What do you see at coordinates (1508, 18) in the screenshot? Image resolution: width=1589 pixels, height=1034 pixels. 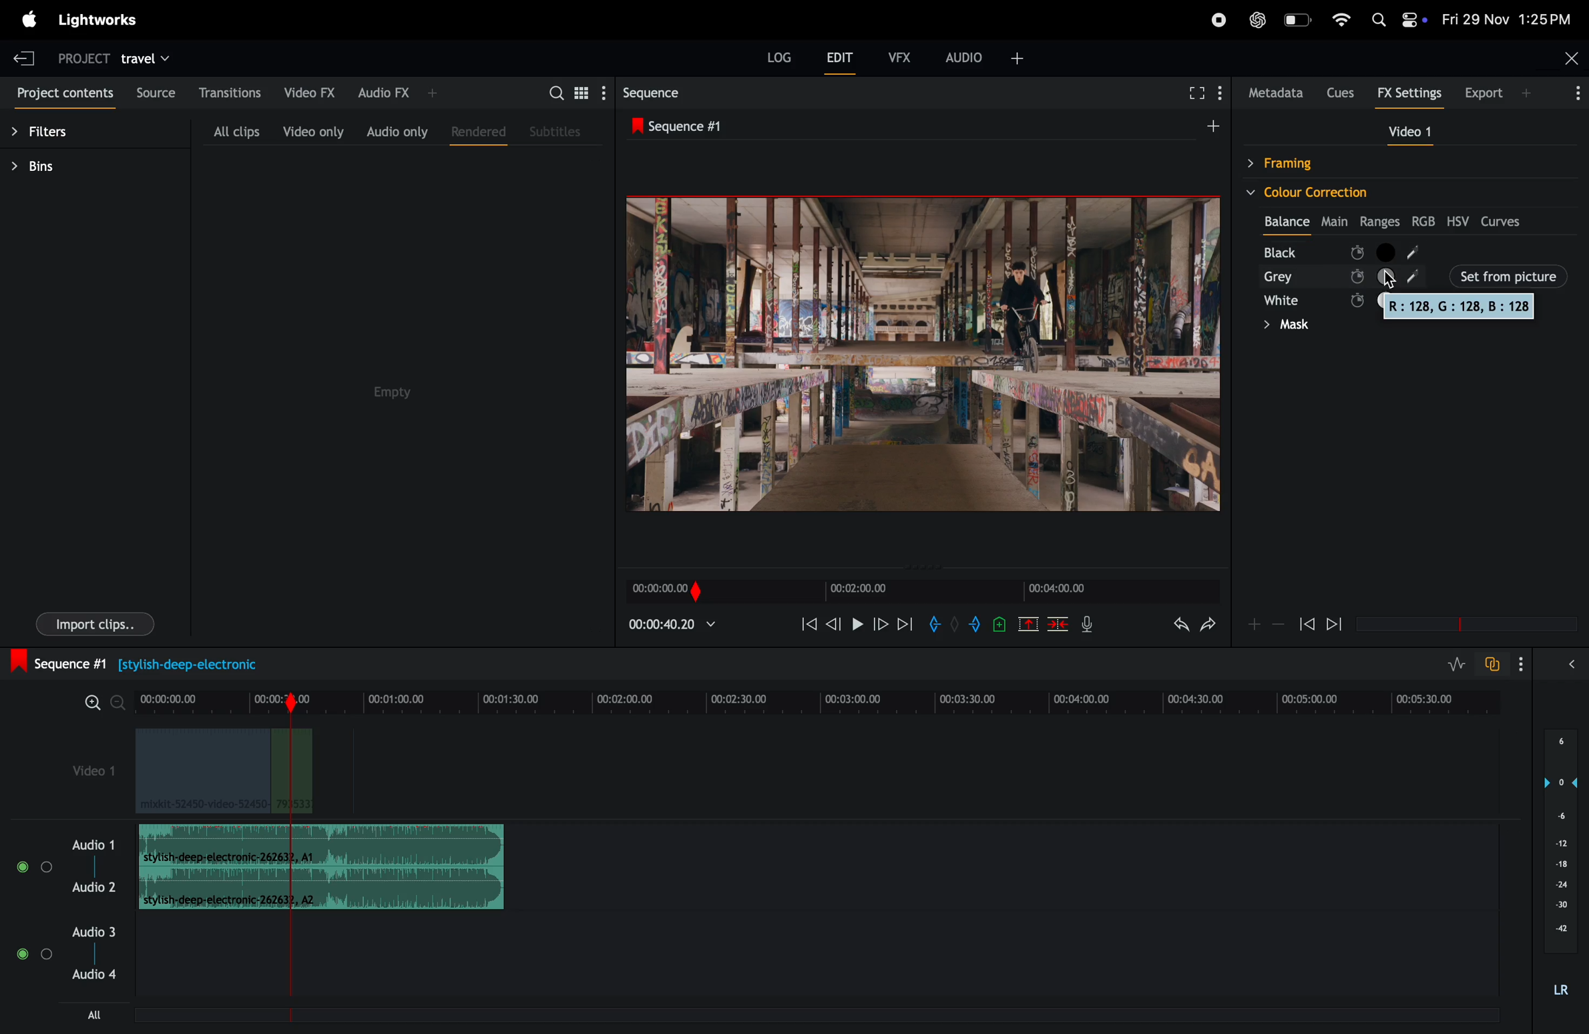 I see `date and time` at bounding box center [1508, 18].